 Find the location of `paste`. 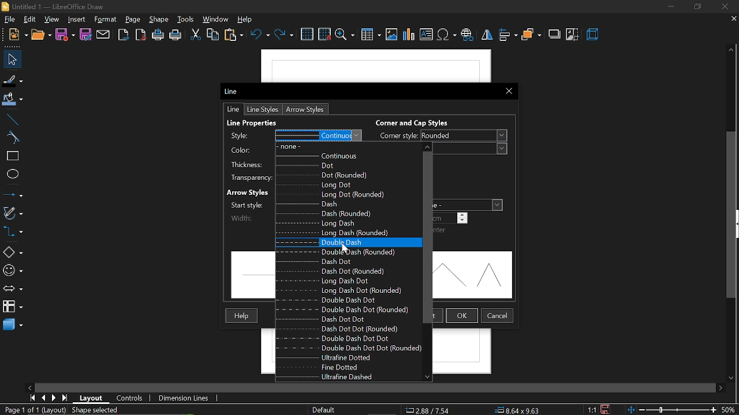

paste is located at coordinates (233, 36).